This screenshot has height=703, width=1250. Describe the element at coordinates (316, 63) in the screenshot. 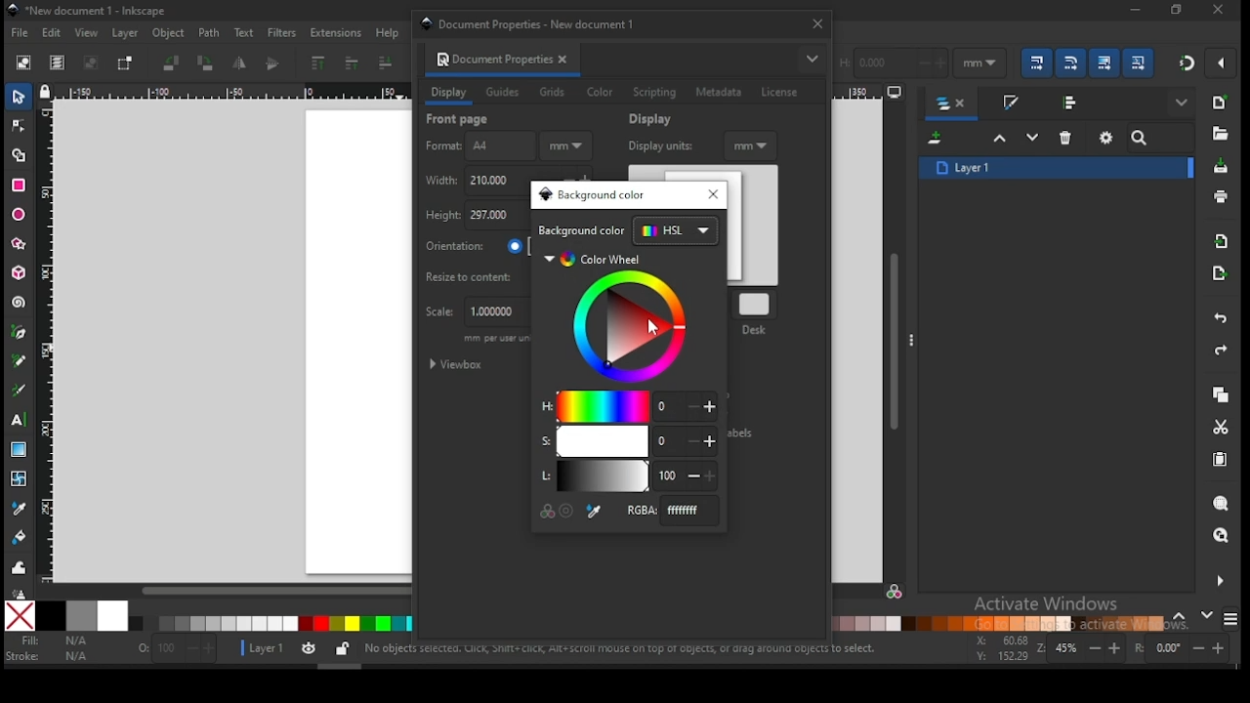

I see `rise to top` at that location.